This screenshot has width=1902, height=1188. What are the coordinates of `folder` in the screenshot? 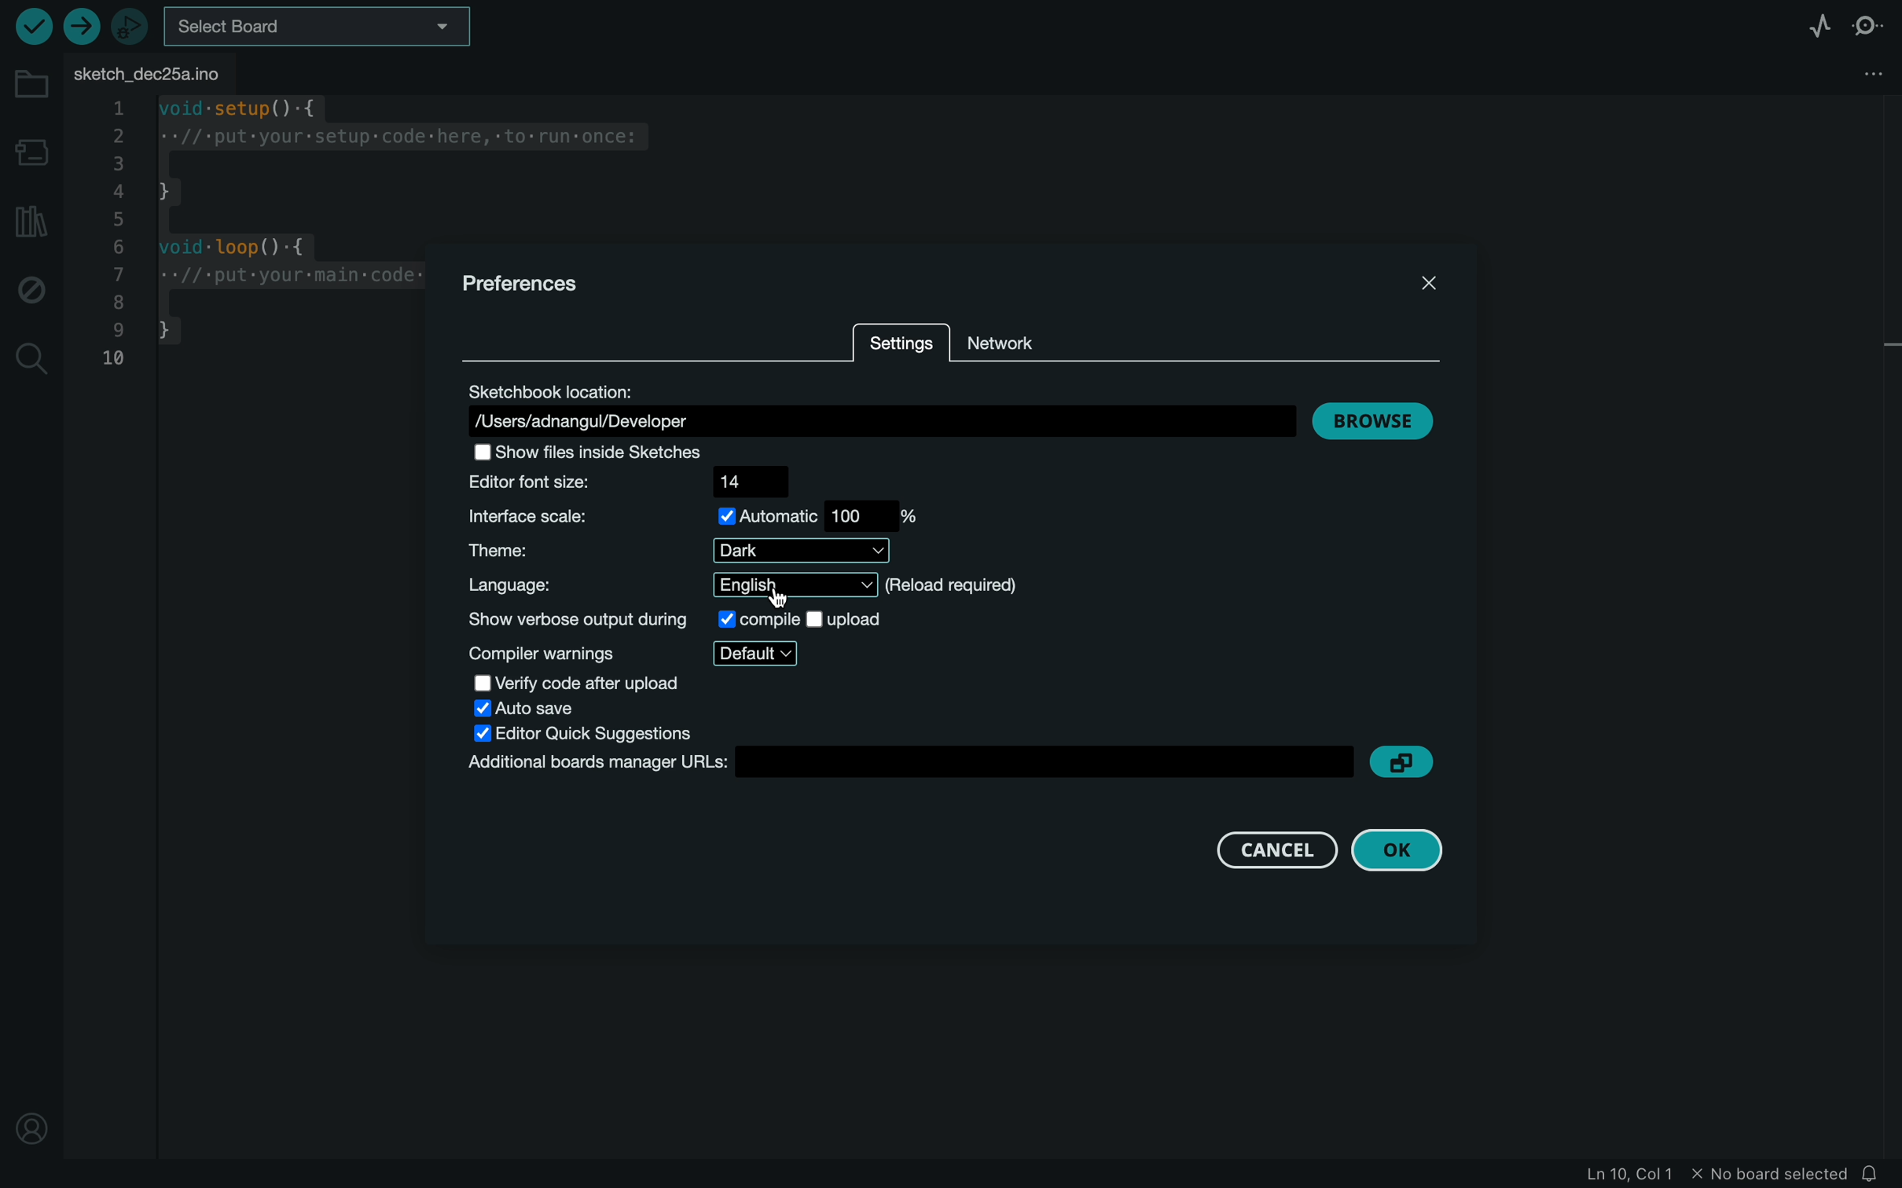 It's located at (31, 85).